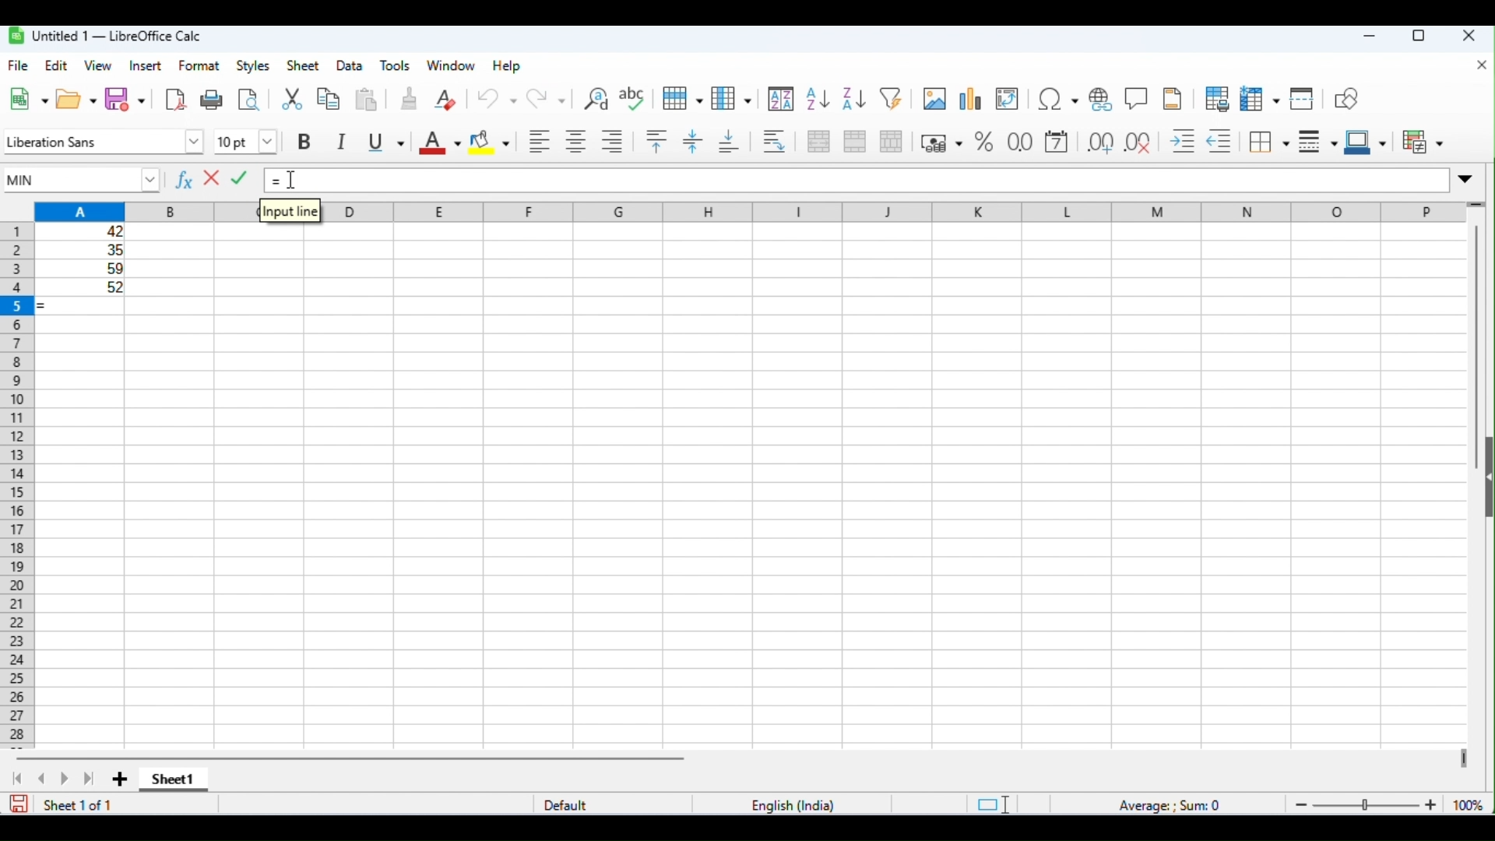  Describe the element at coordinates (186, 181) in the screenshot. I see `function wizard` at that location.